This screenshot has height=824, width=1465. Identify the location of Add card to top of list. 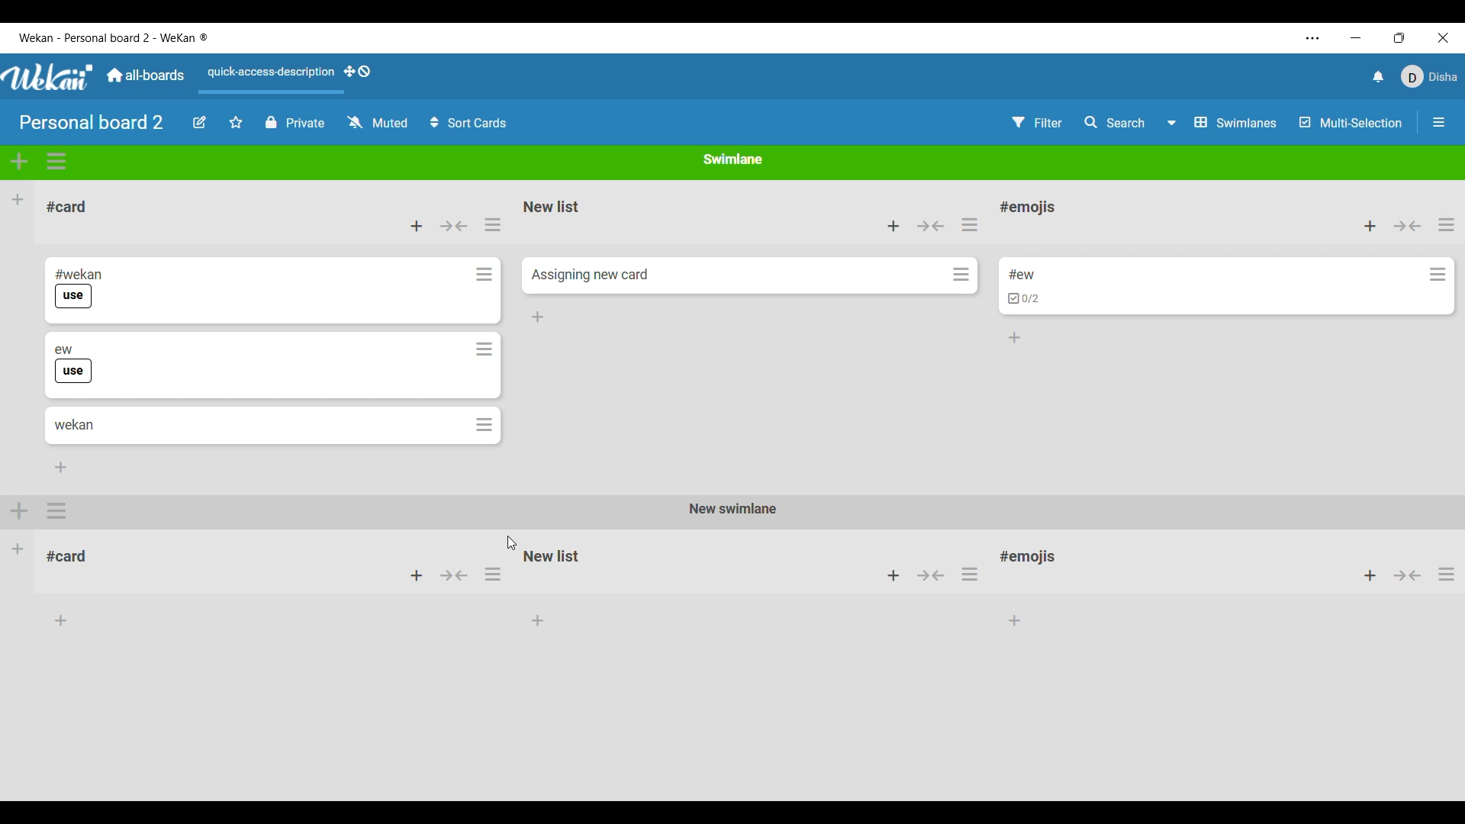
(1370, 227).